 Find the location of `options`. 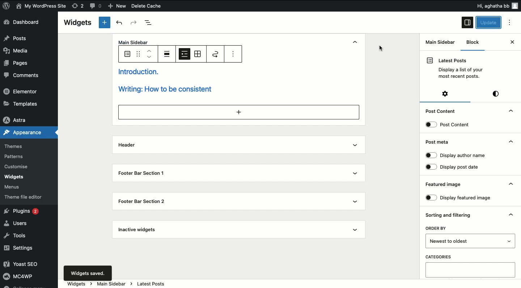

options is located at coordinates (509, 22).